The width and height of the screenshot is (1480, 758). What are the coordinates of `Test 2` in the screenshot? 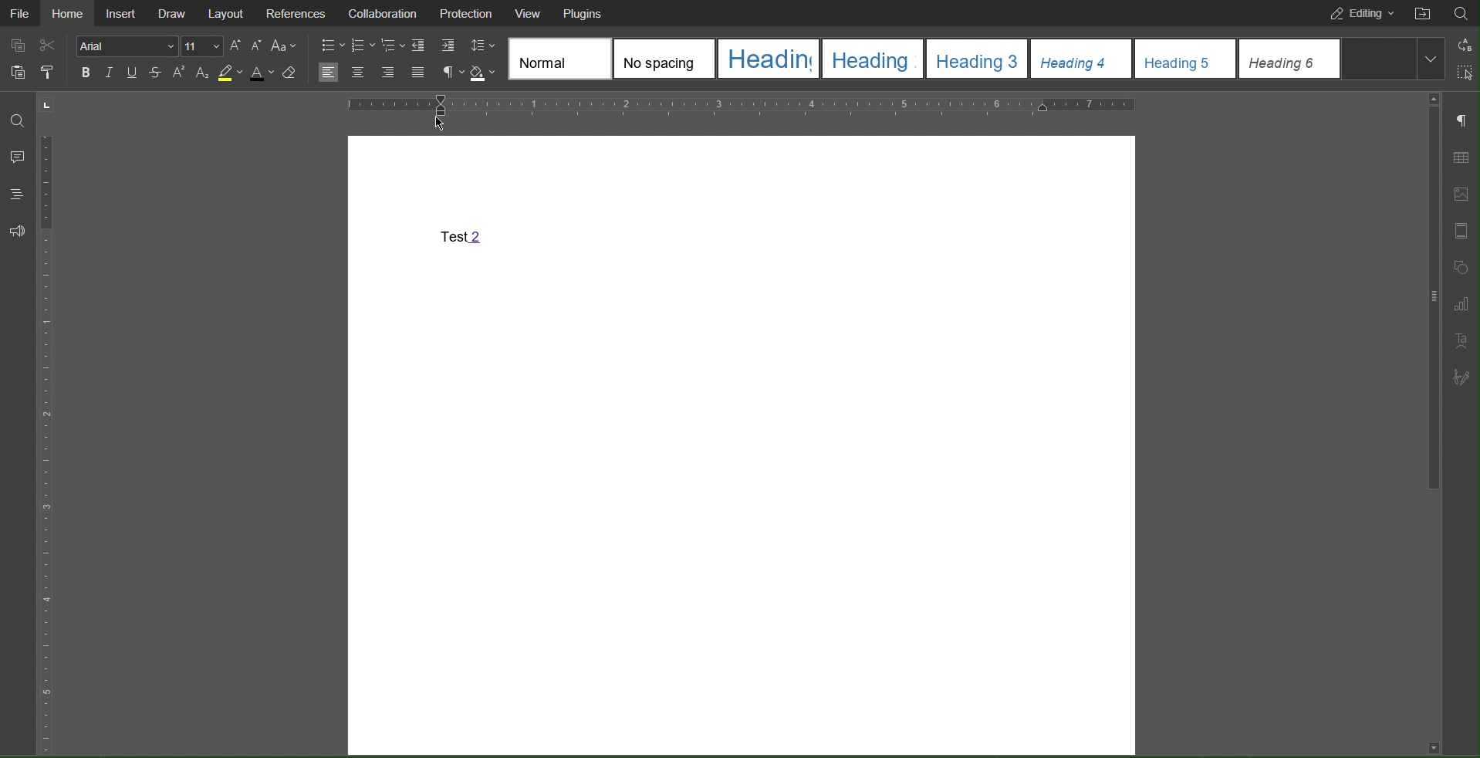 It's located at (464, 239).